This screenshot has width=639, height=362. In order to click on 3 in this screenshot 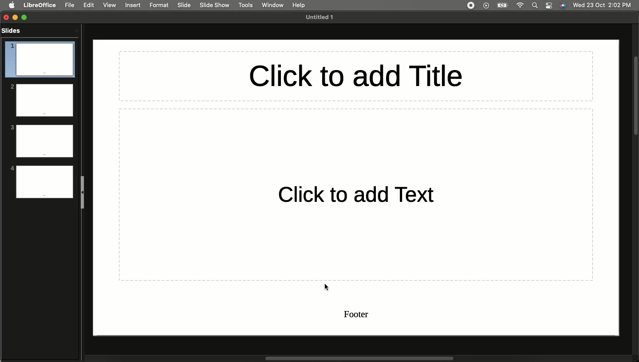, I will do `click(42, 136)`.